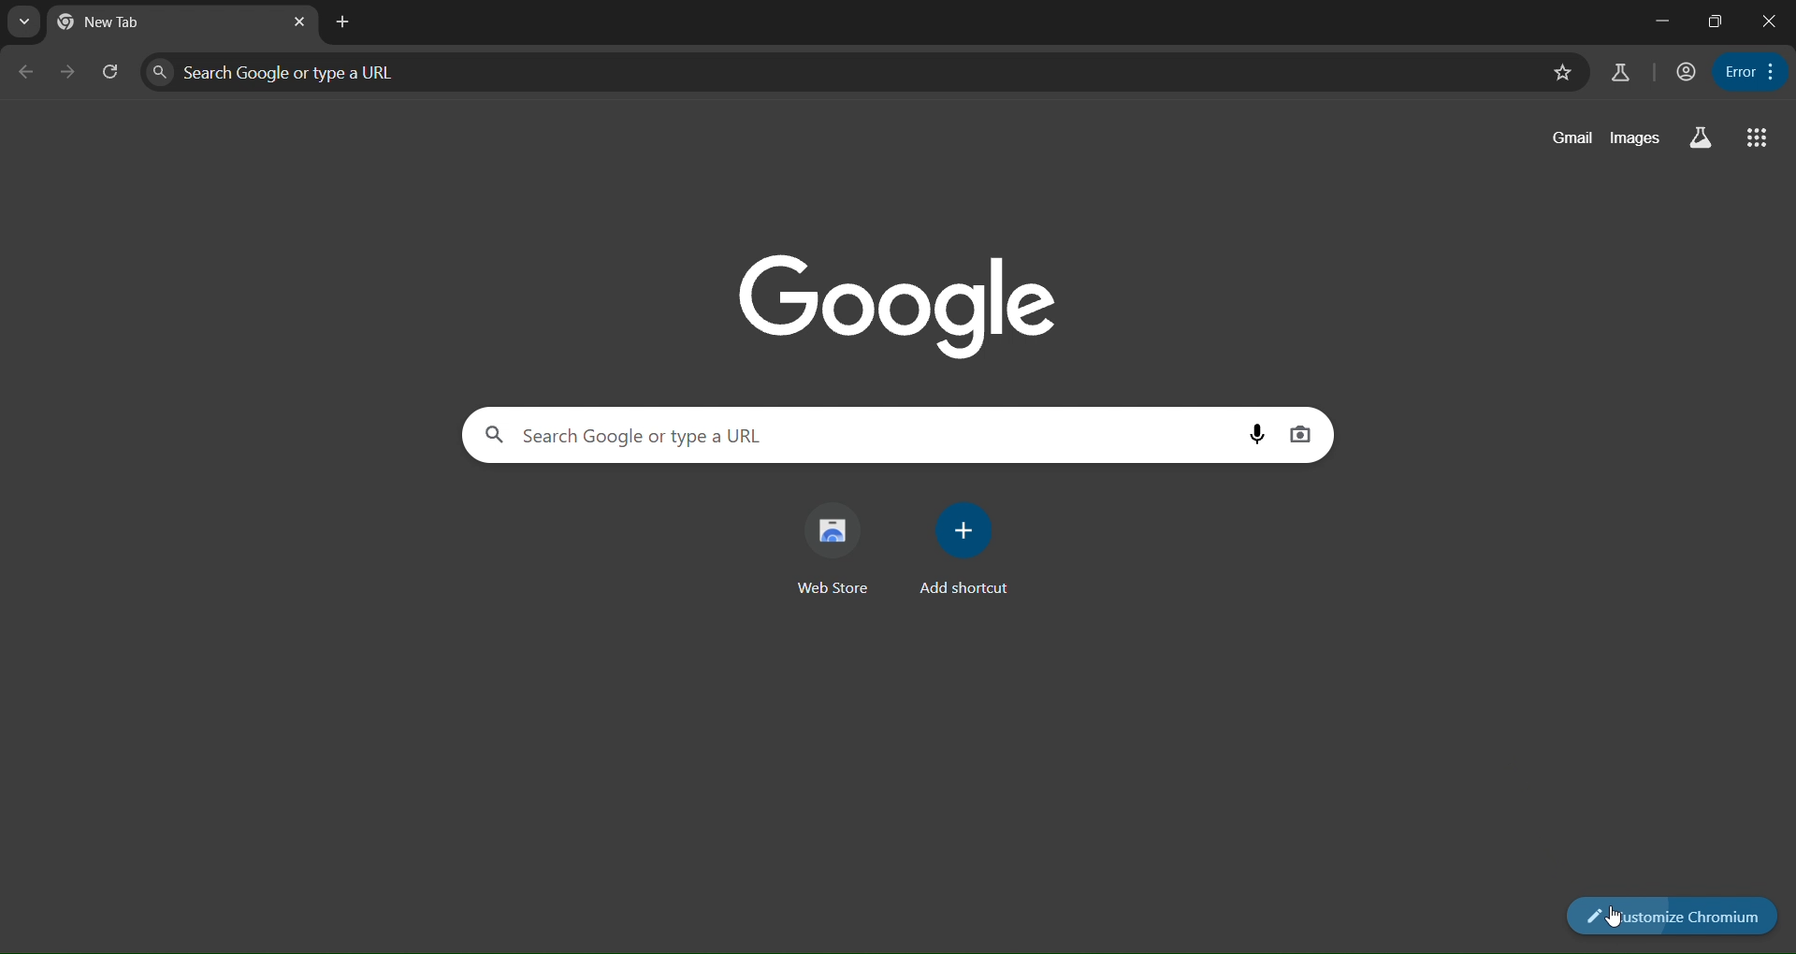 This screenshot has height=954, width=1796. I want to click on go back one page, so click(24, 74).